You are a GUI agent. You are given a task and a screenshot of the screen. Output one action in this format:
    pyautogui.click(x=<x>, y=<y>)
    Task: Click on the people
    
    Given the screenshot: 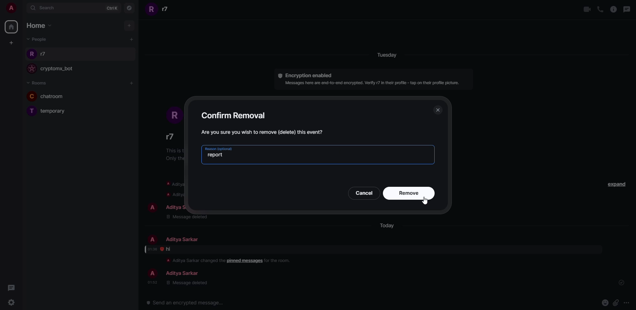 What is the action you would take?
    pyautogui.click(x=182, y=207)
    